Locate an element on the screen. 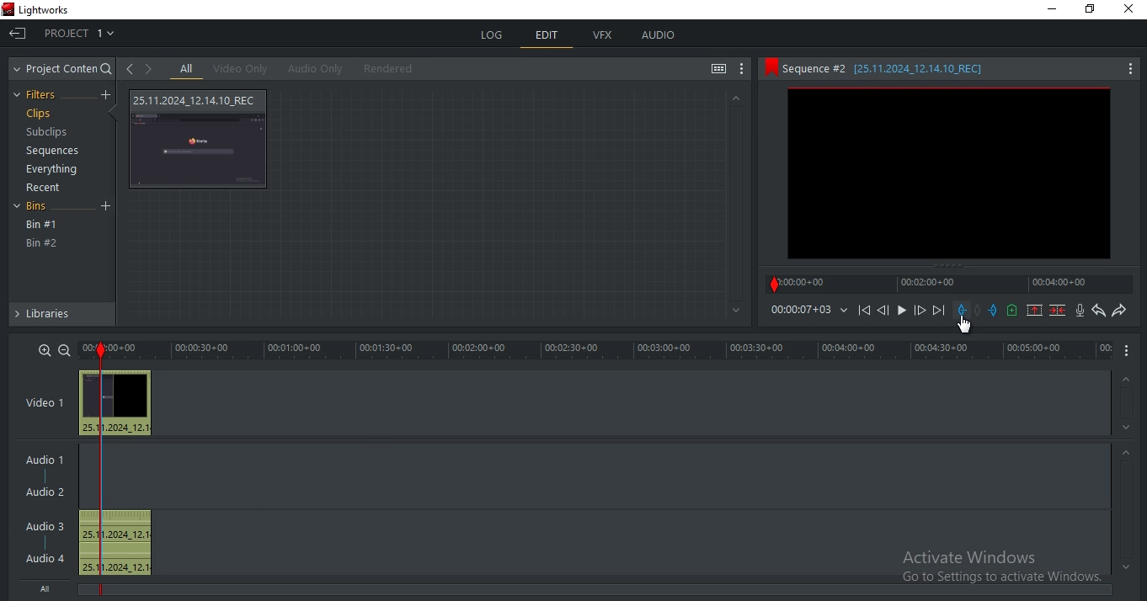 Image resolution: width=1147 pixels, height=601 pixels. Minimize is located at coordinates (1049, 10).